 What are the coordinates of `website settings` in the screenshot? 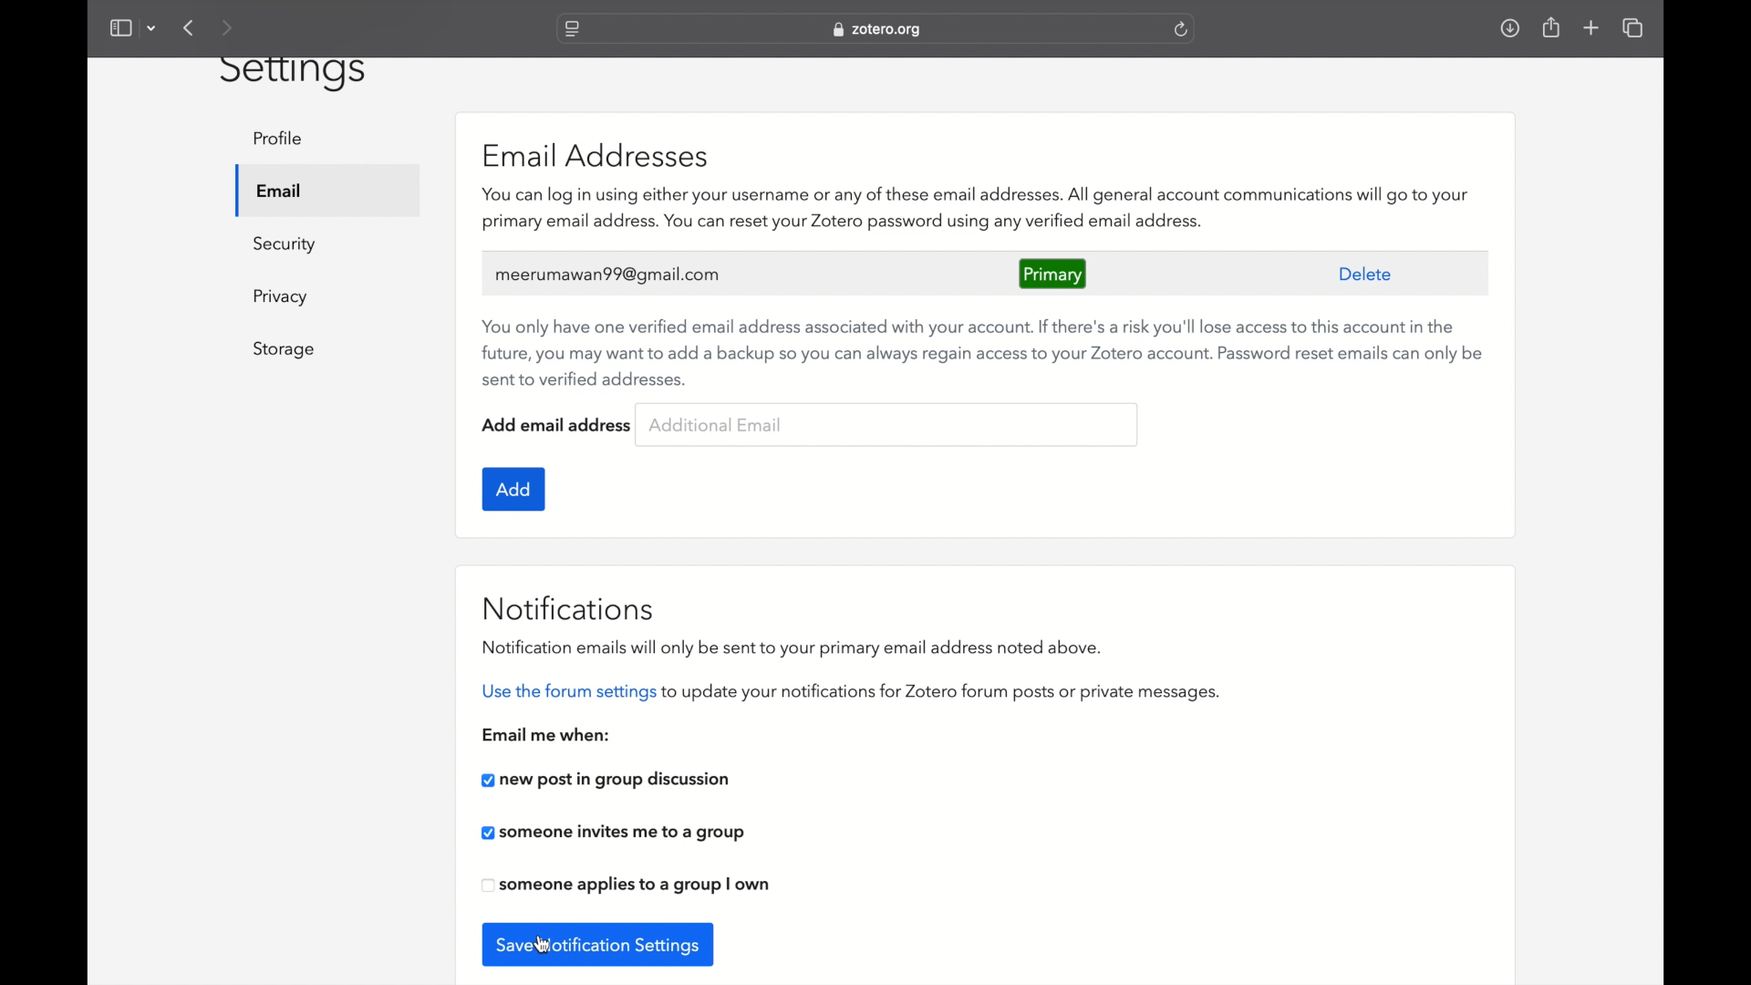 It's located at (571, 29).